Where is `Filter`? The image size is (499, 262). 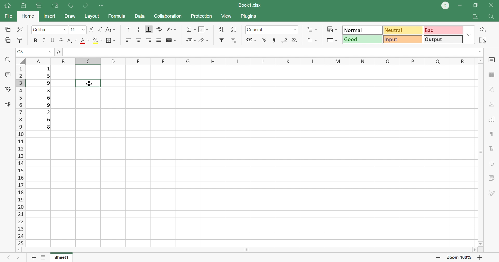 Filter is located at coordinates (222, 40).